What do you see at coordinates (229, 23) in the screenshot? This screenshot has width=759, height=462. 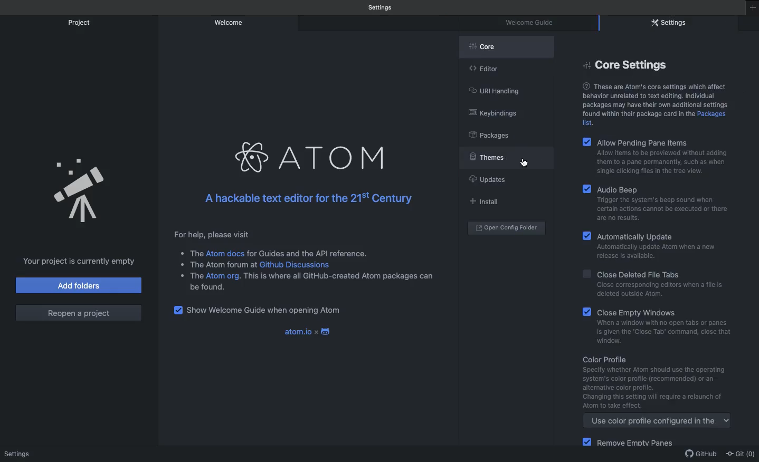 I see `Welcome` at bounding box center [229, 23].